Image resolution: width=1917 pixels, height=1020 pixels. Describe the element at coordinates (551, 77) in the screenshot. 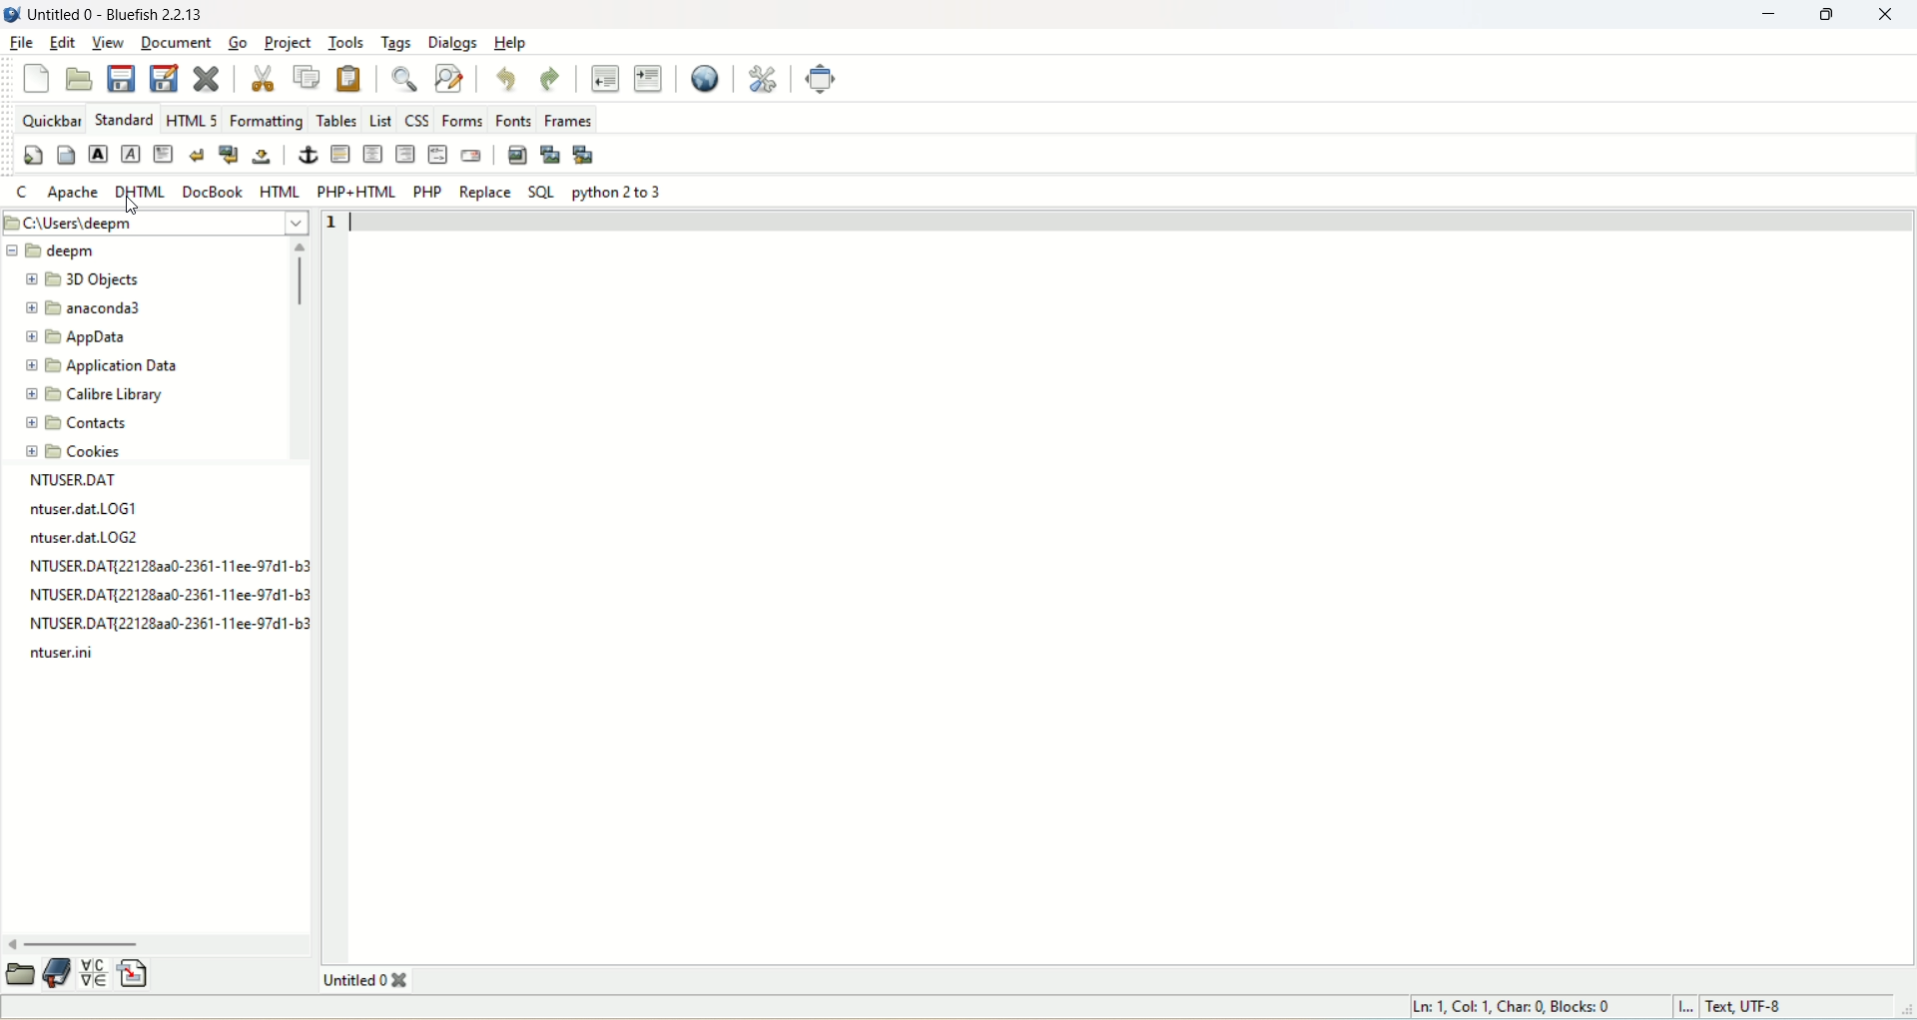

I see `redo` at that location.